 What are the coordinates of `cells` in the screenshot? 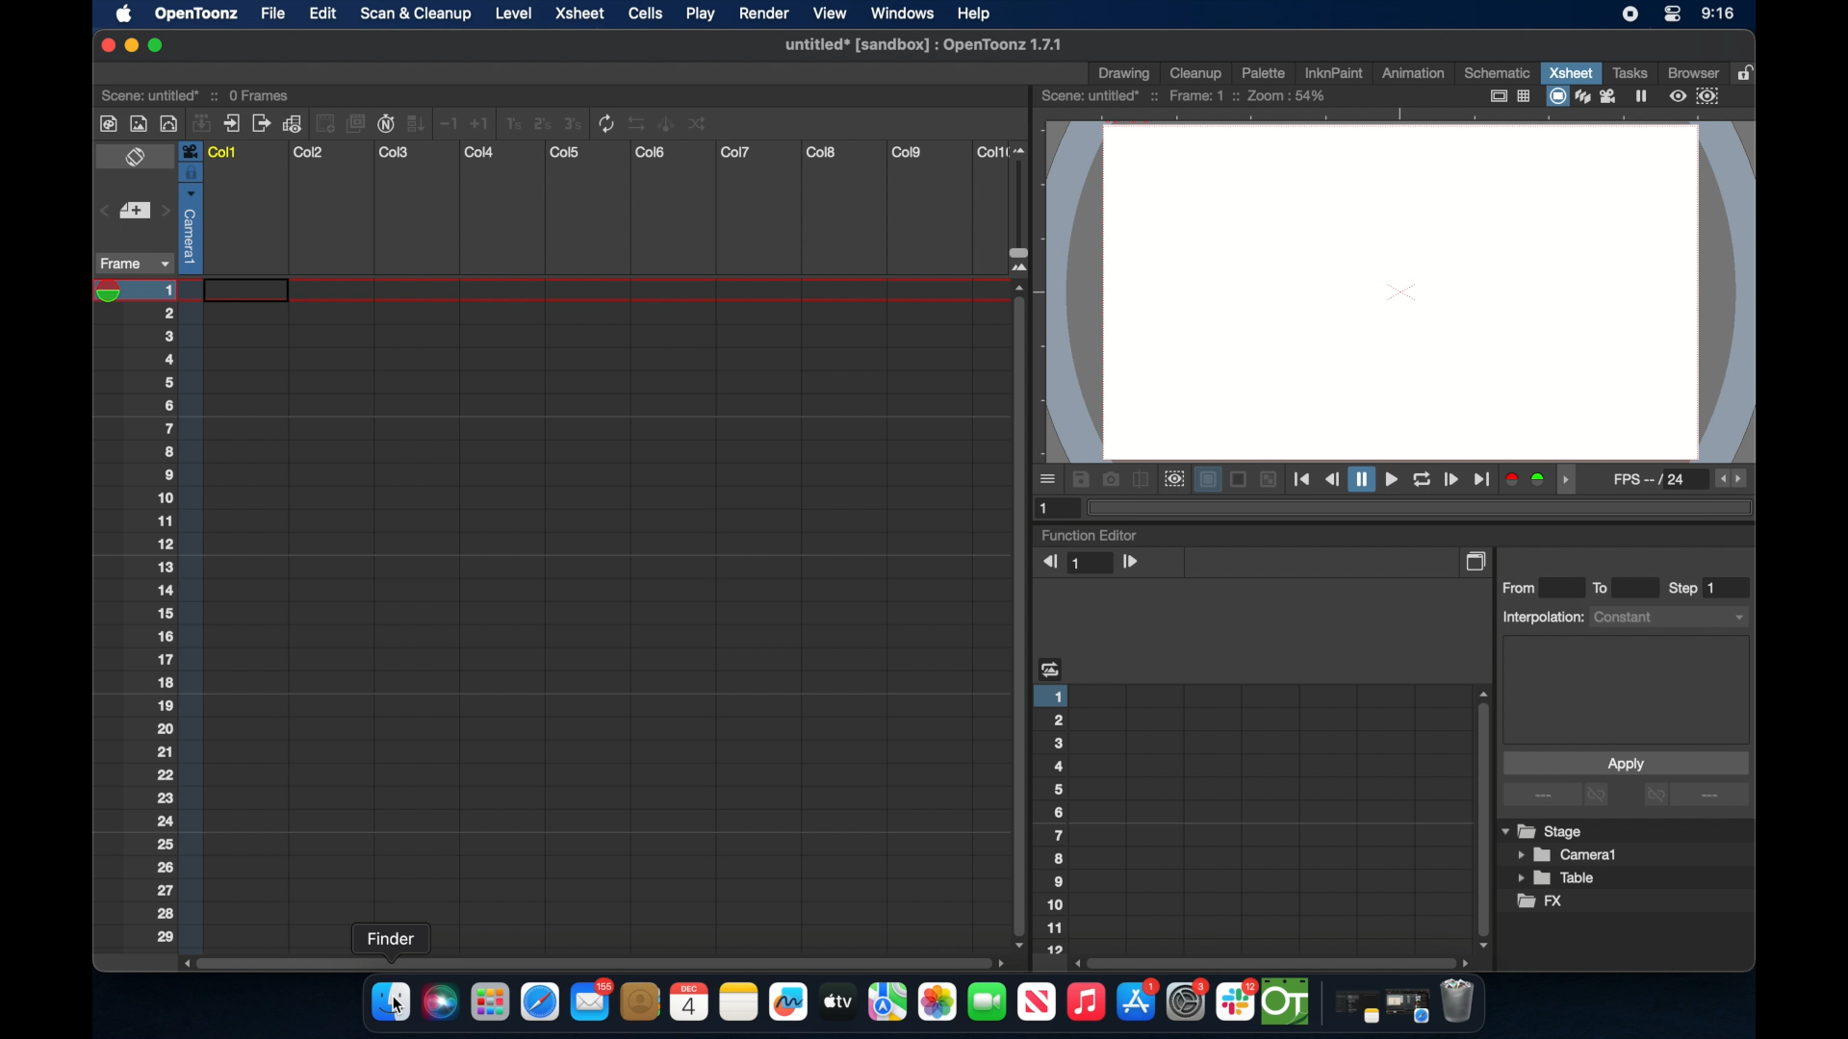 It's located at (645, 13).